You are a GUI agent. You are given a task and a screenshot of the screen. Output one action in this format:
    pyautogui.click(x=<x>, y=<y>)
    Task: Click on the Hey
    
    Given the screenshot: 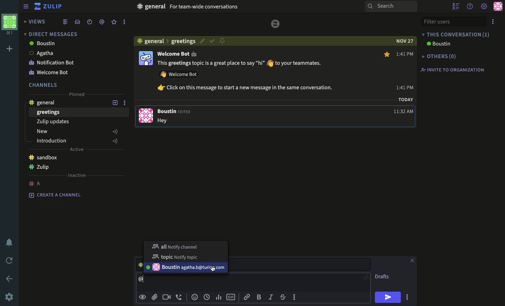 What is the action you would take?
    pyautogui.click(x=166, y=121)
    